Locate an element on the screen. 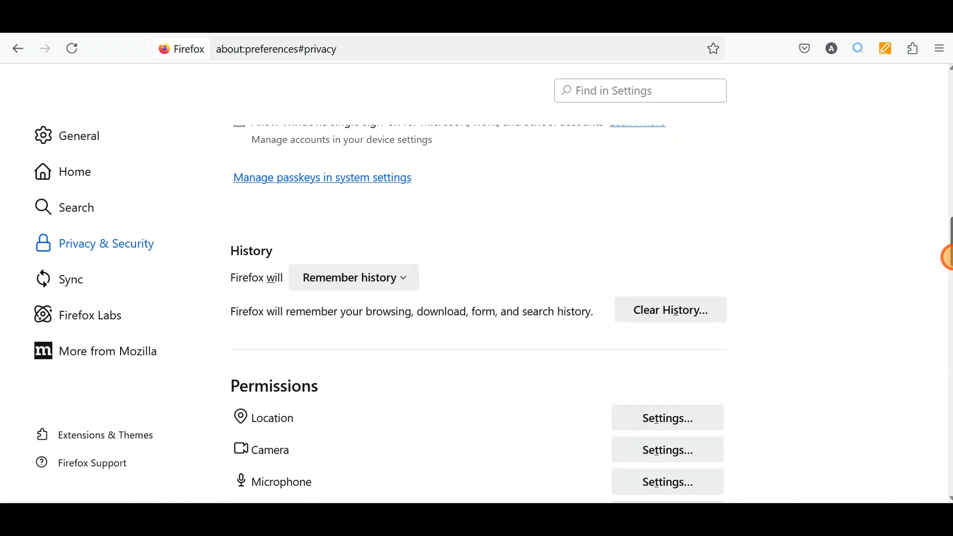 This screenshot has width=953, height=536. Reload current page is located at coordinates (75, 49).